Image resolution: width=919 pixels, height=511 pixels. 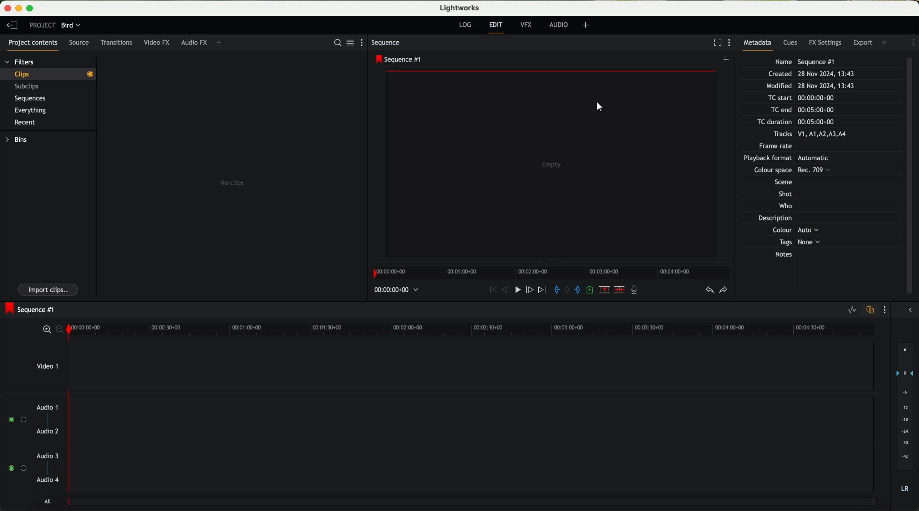 I want to click on show/hide the full audio mix, so click(x=909, y=311).